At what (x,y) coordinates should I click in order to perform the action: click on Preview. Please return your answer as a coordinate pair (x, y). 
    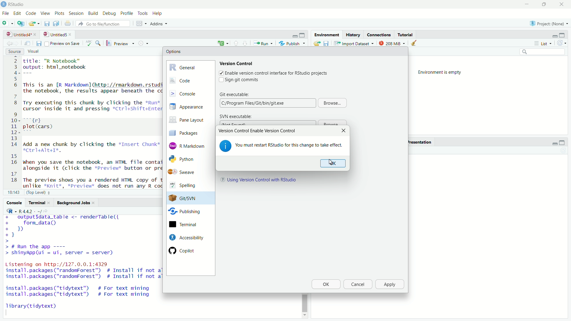
    Looking at the image, I should click on (120, 43).